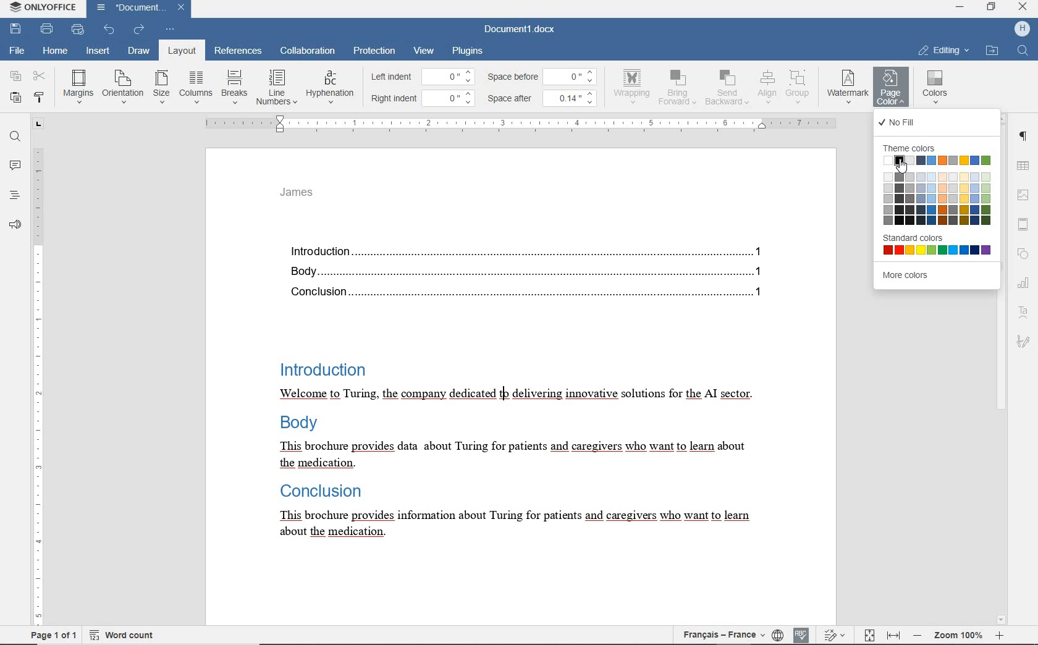  What do you see at coordinates (279, 86) in the screenshot?
I see `line numbers` at bounding box center [279, 86].